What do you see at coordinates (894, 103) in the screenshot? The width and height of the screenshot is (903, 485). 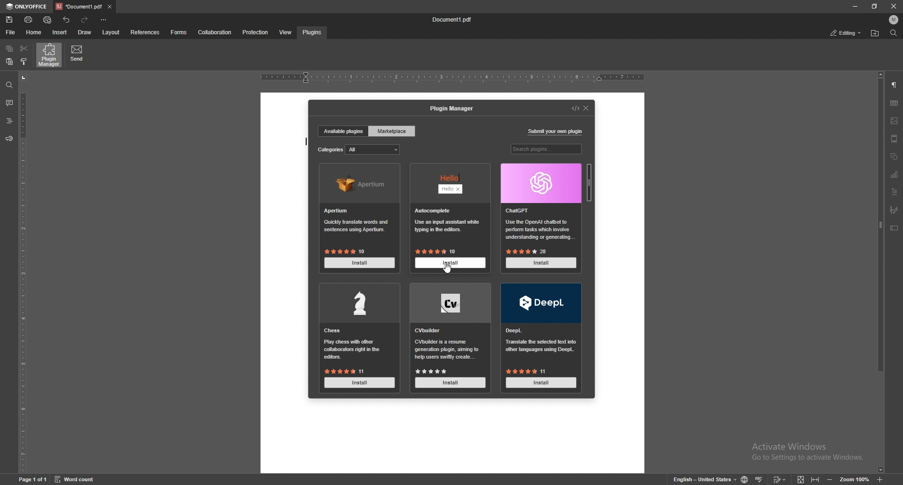 I see `table` at bounding box center [894, 103].